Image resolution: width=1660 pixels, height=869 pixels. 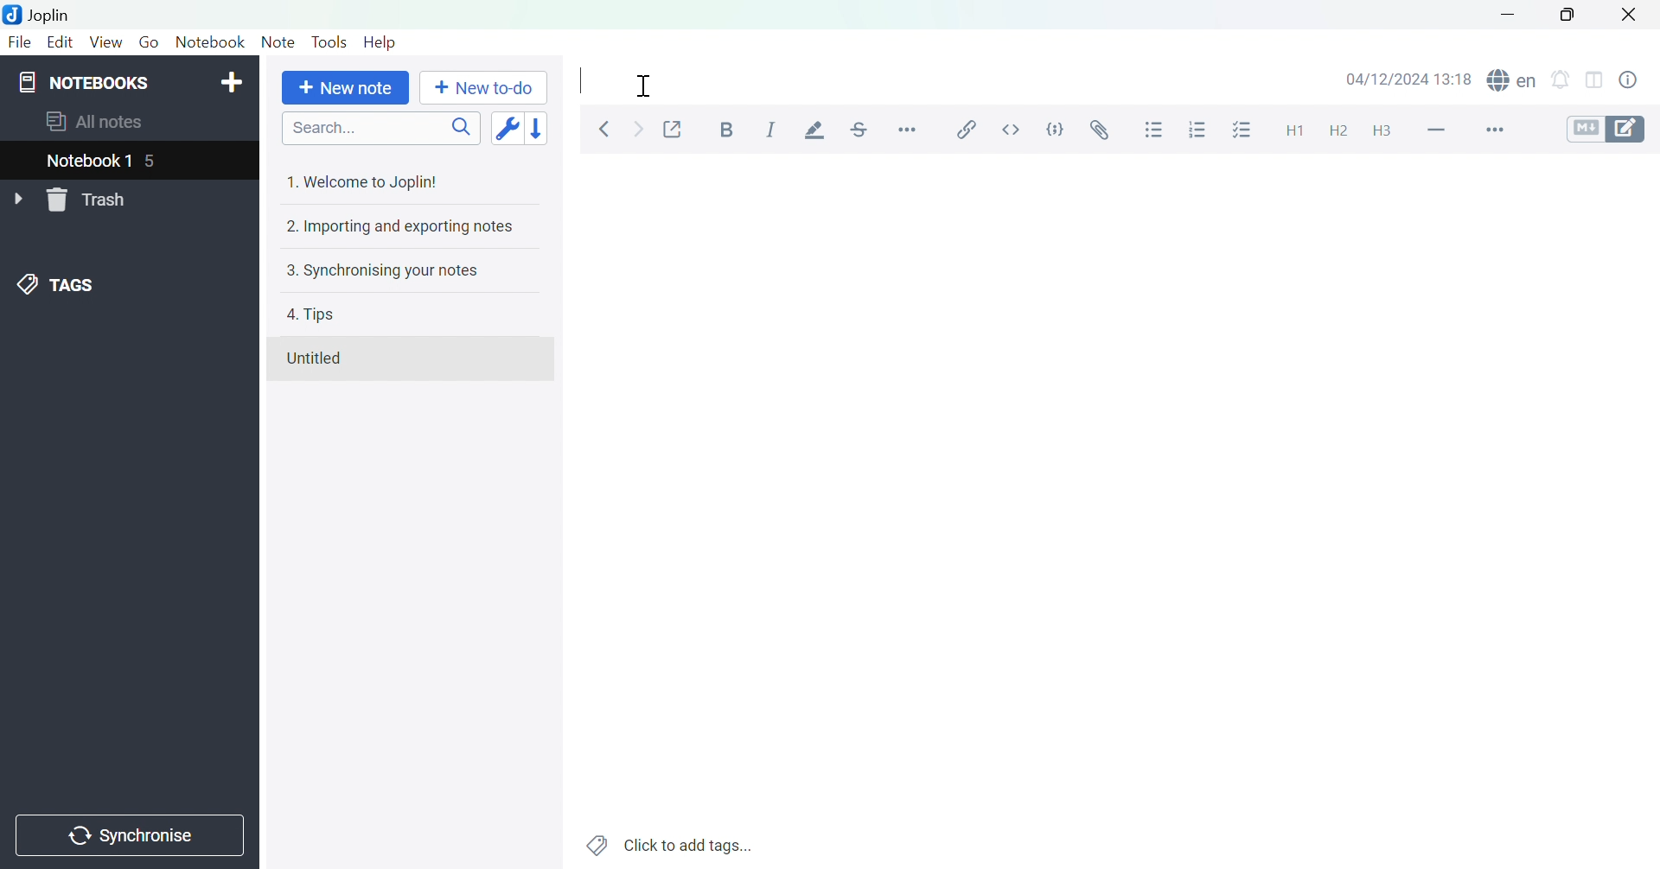 I want to click on spell checker, so click(x=1513, y=80).